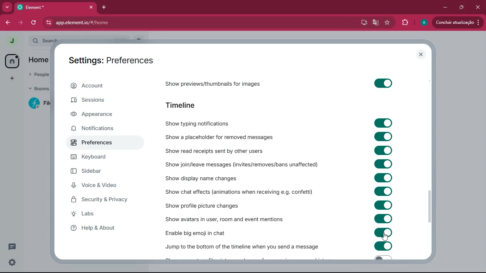 Image resolution: width=486 pixels, height=273 pixels. Describe the element at coordinates (383, 150) in the screenshot. I see `toggle on ` at that location.